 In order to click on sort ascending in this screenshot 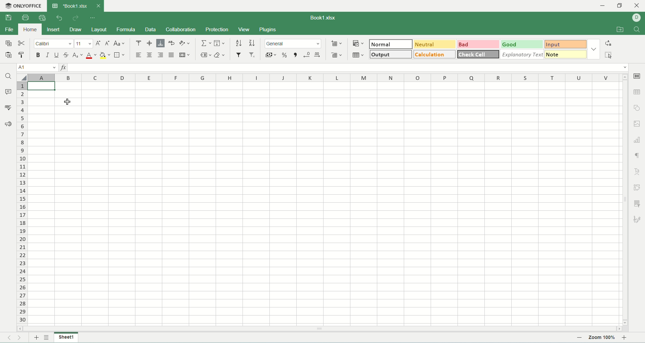, I will do `click(239, 42)`.